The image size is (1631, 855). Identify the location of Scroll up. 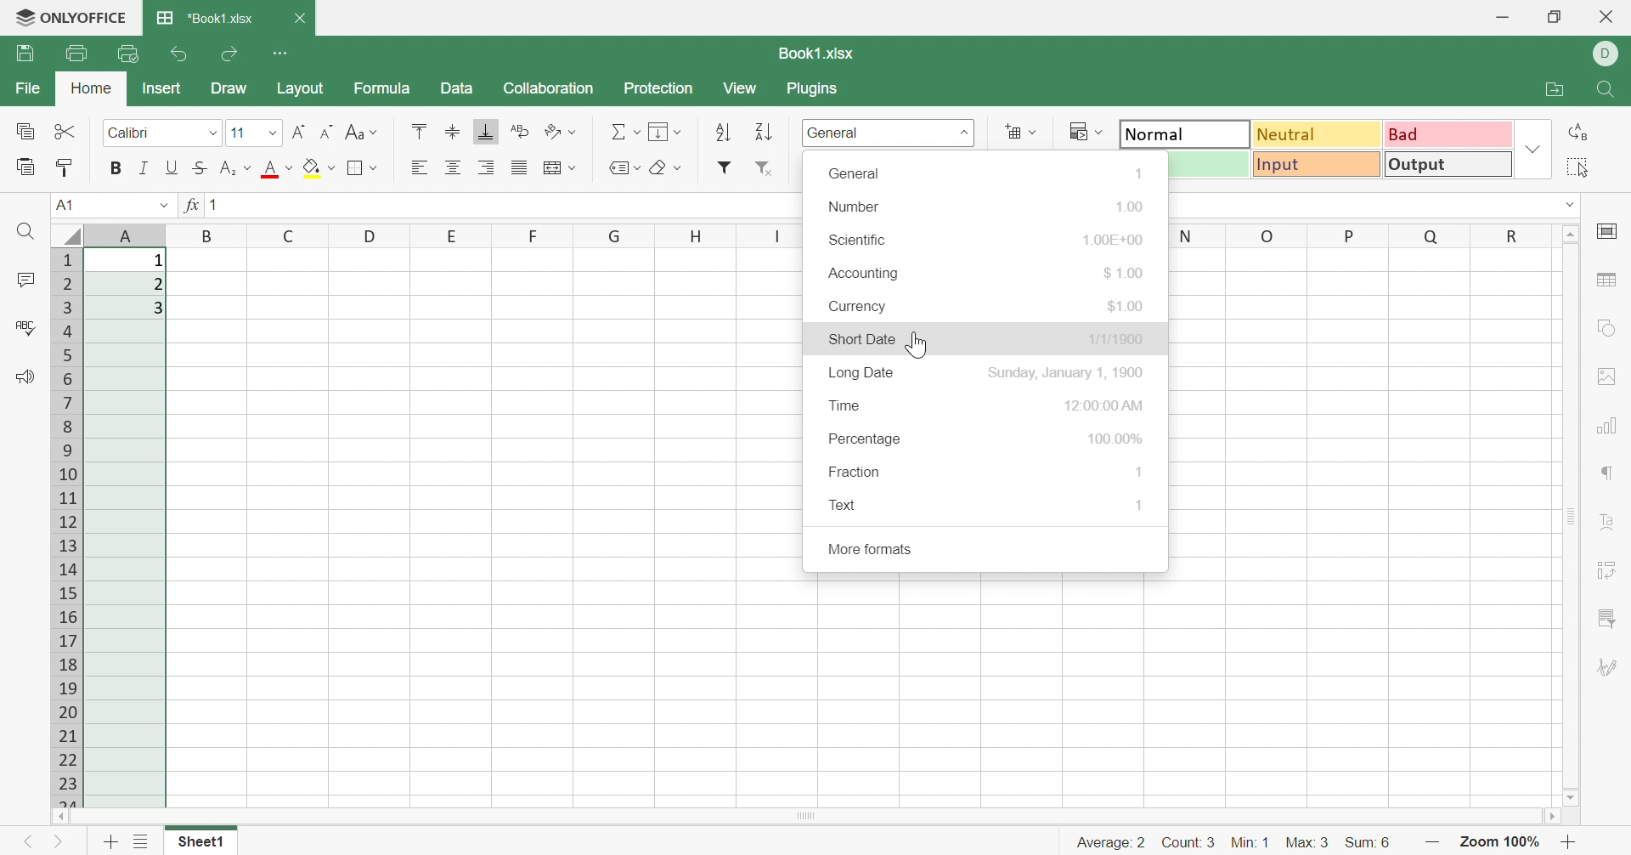
(1569, 235).